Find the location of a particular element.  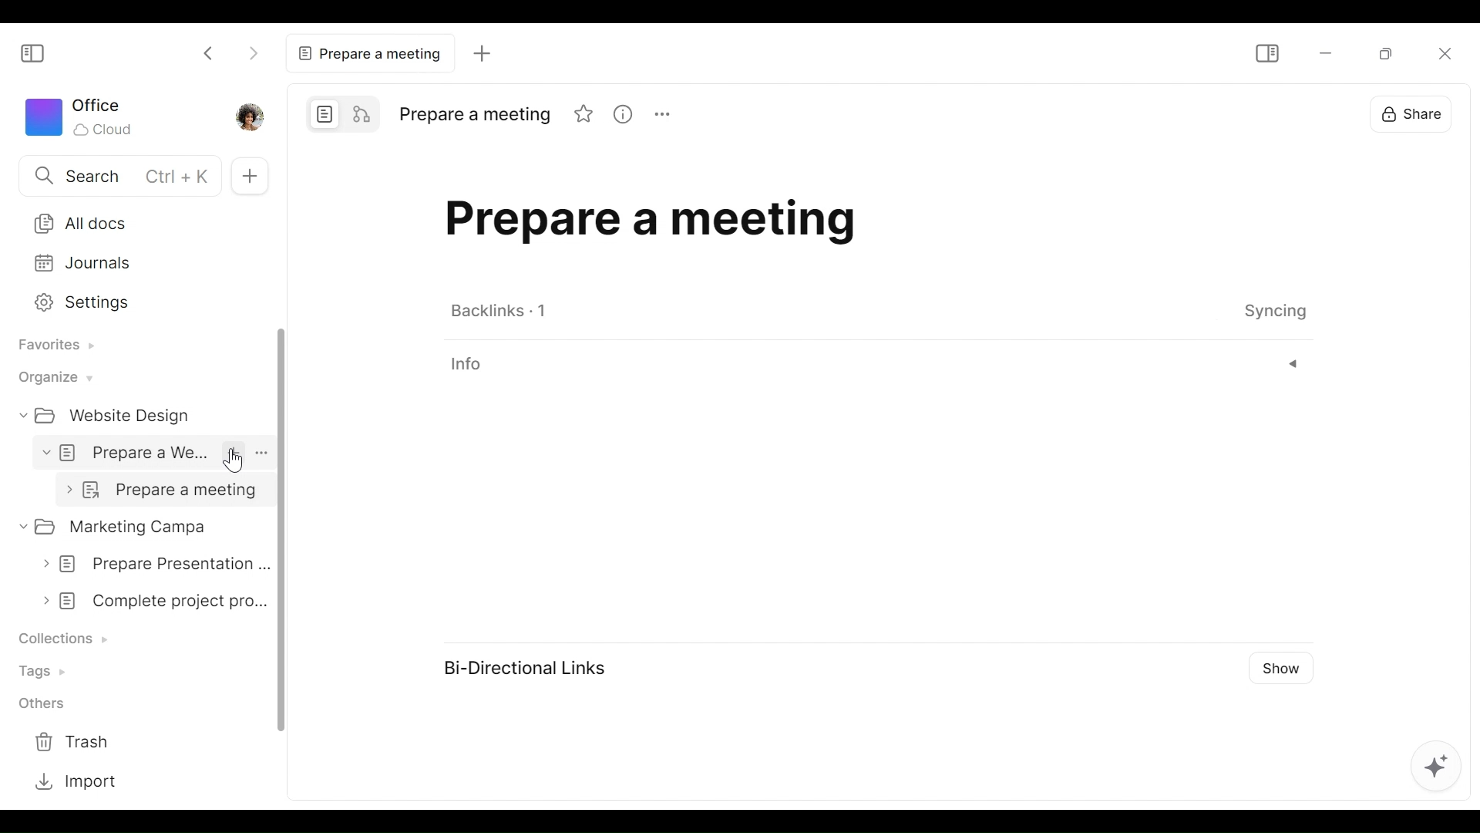

Edgeless mode is located at coordinates (359, 113).